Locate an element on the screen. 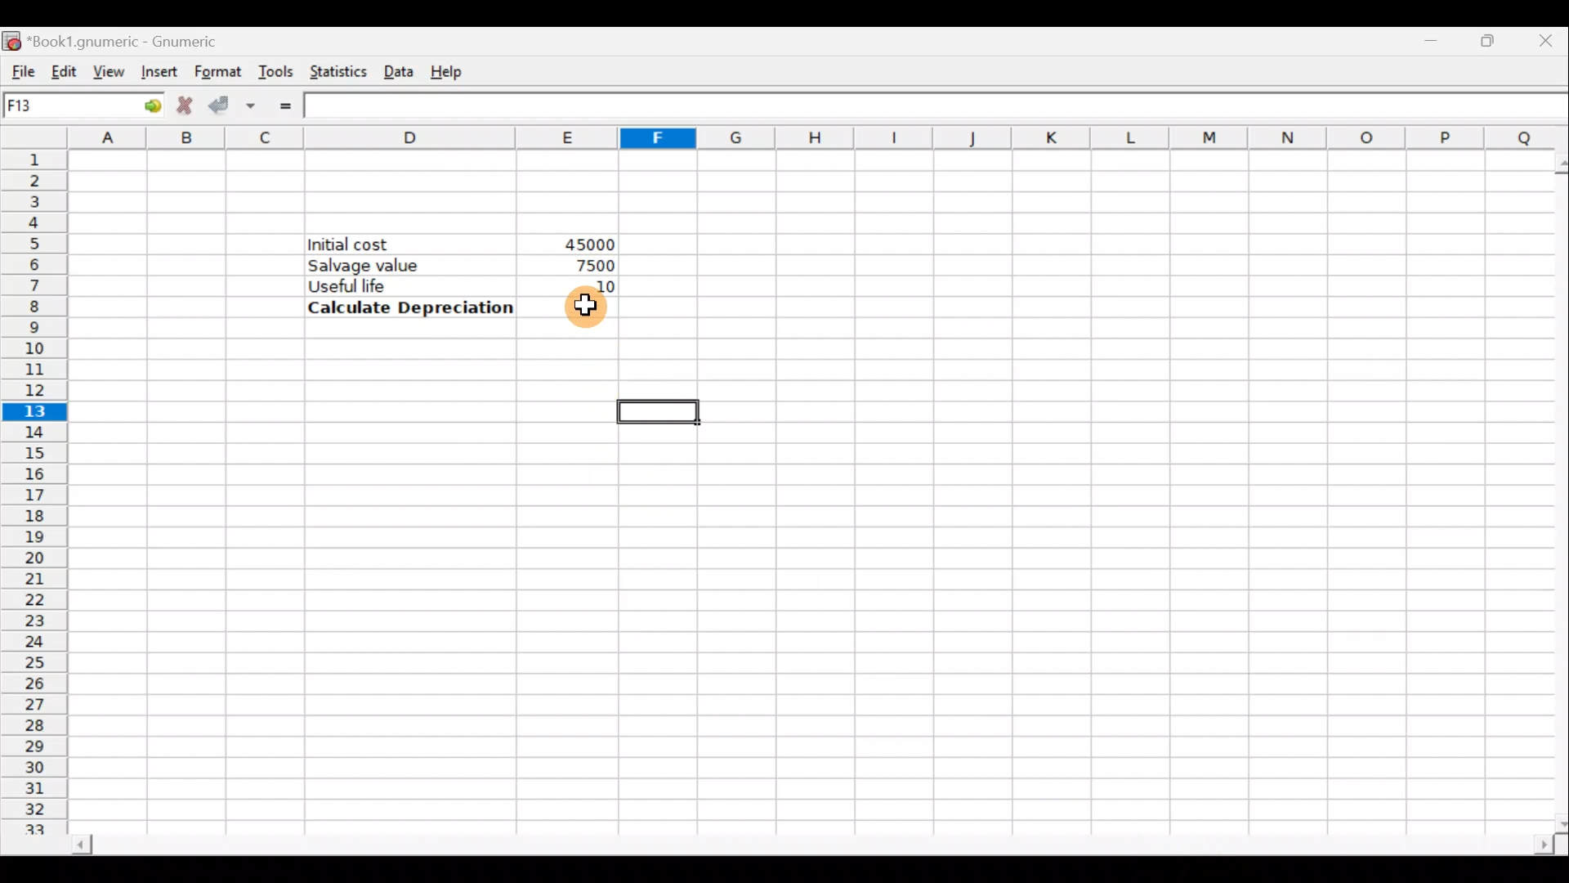  Help is located at coordinates (453, 67).